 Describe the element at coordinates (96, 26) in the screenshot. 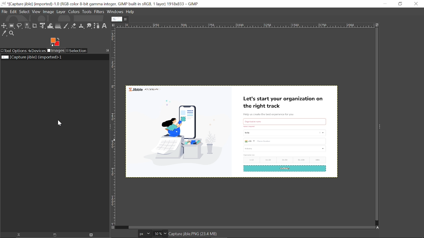

I see `Path tool` at that location.